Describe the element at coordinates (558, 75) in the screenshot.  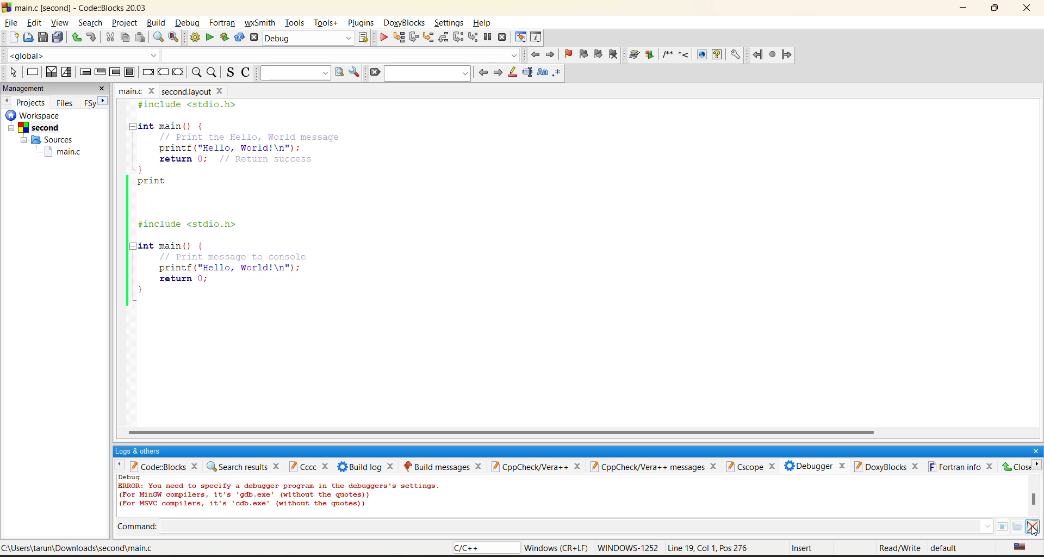
I see `use regex` at that location.